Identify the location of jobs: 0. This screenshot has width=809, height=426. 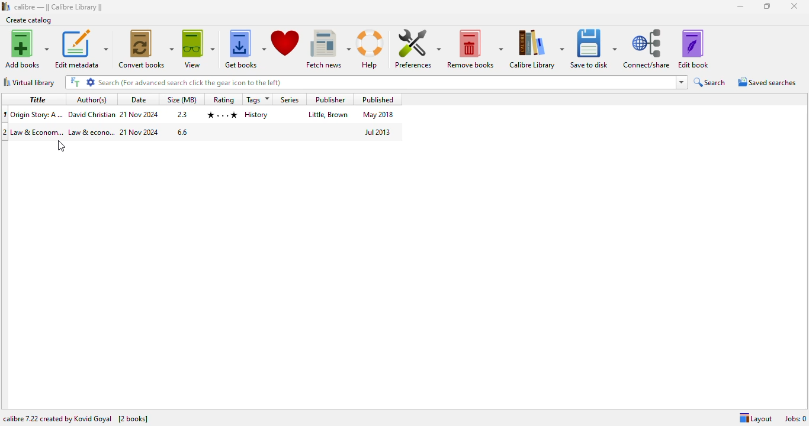
(795, 418).